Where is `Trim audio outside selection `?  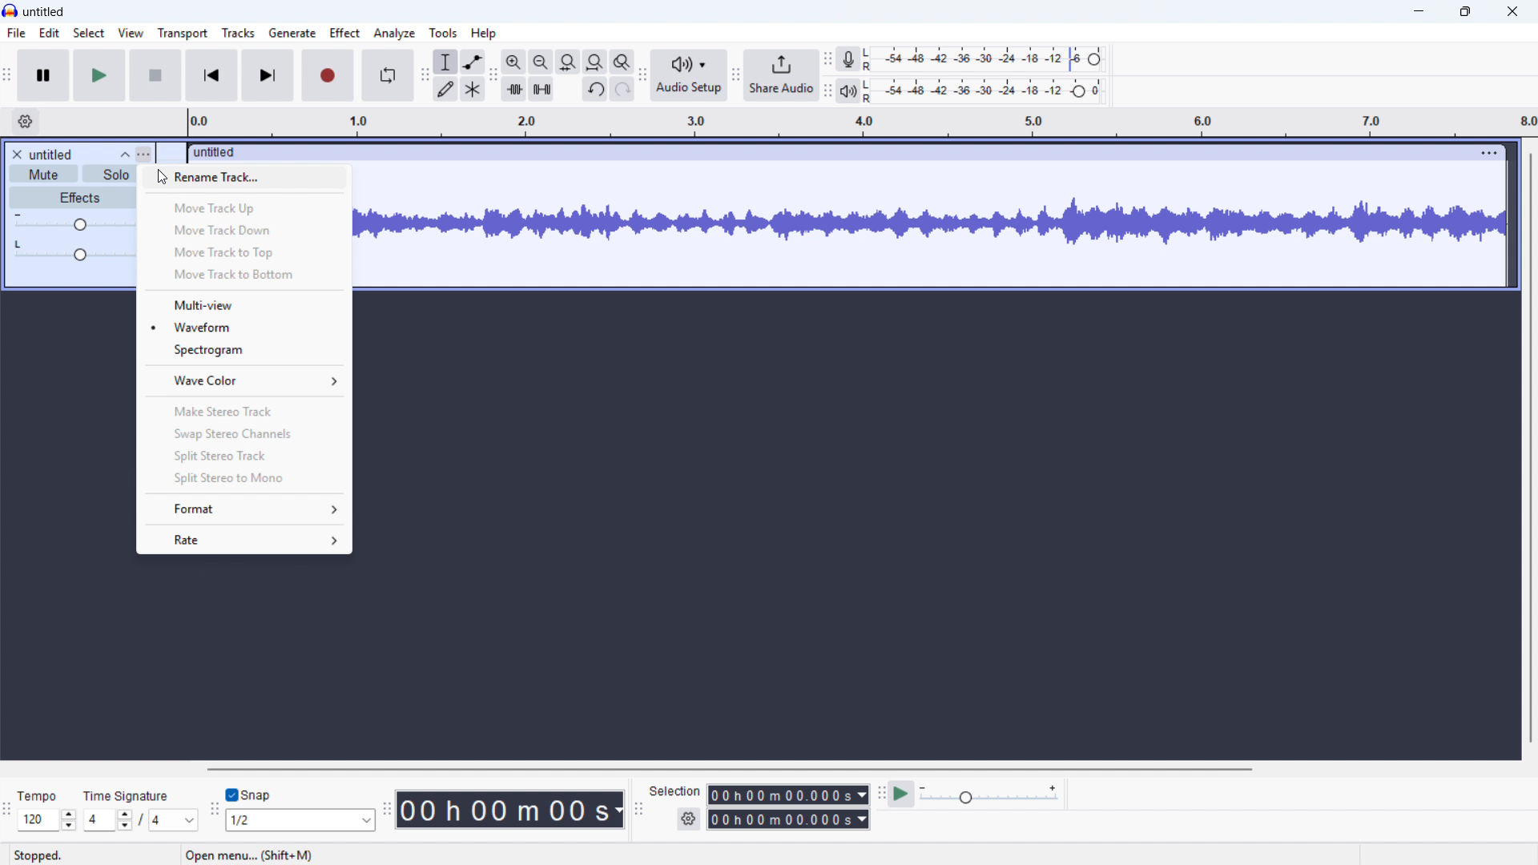
Trim audio outside selection  is located at coordinates (514, 88).